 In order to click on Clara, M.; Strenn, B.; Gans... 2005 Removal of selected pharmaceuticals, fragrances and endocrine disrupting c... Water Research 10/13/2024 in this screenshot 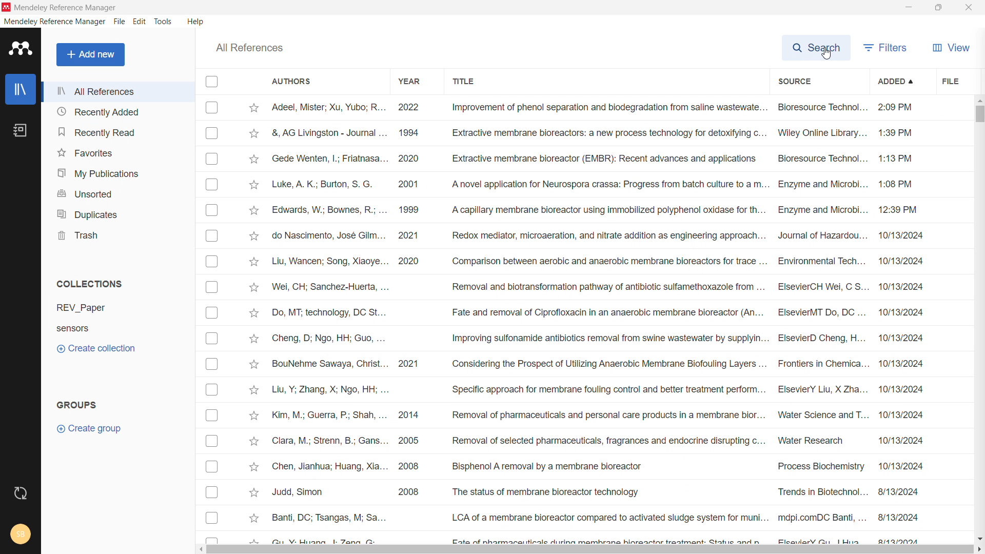, I will do `click(603, 439)`.